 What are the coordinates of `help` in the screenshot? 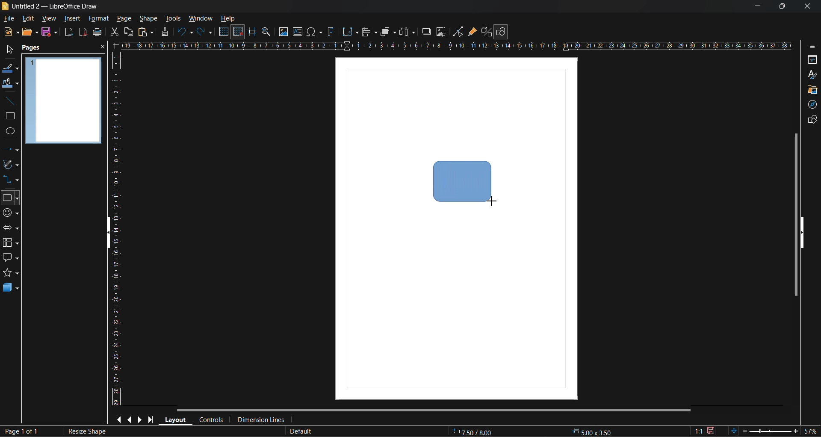 It's located at (228, 19).